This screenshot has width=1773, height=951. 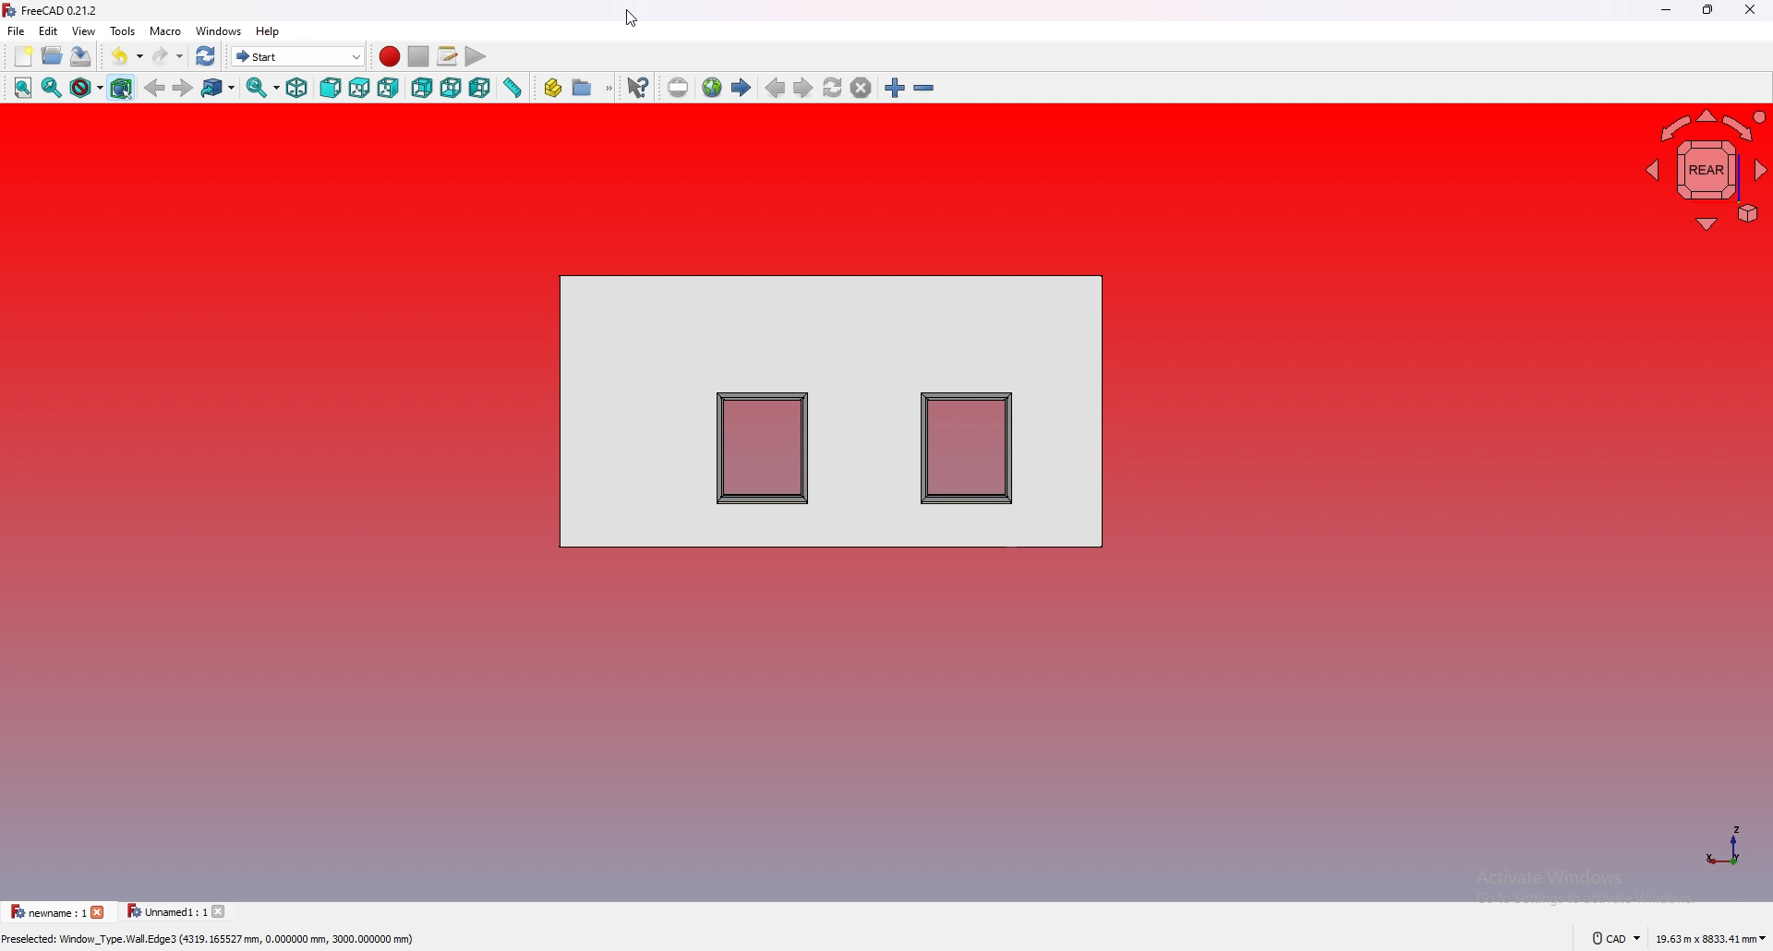 I want to click on what's that, so click(x=637, y=88).